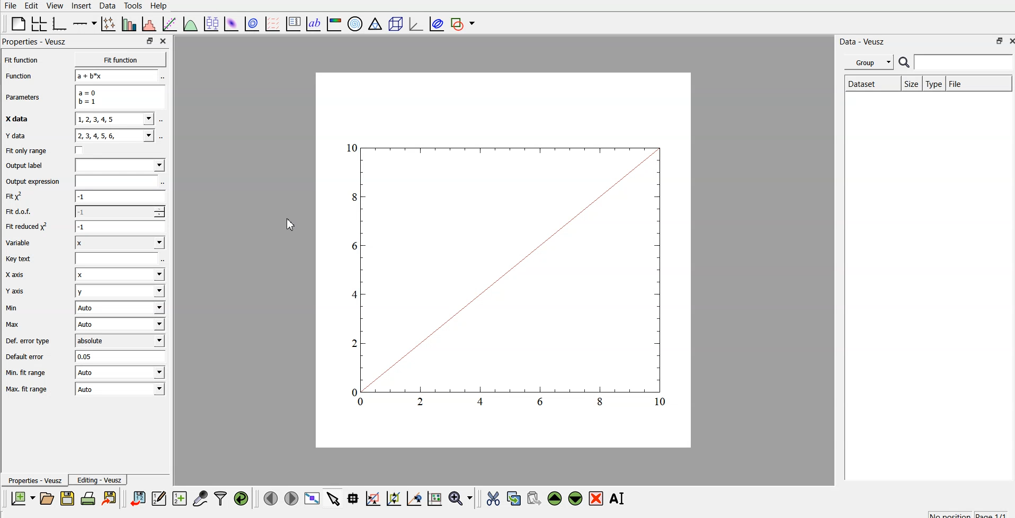 This screenshot has width=1015, height=518. What do you see at coordinates (47, 500) in the screenshot?
I see `open a new document` at bounding box center [47, 500].